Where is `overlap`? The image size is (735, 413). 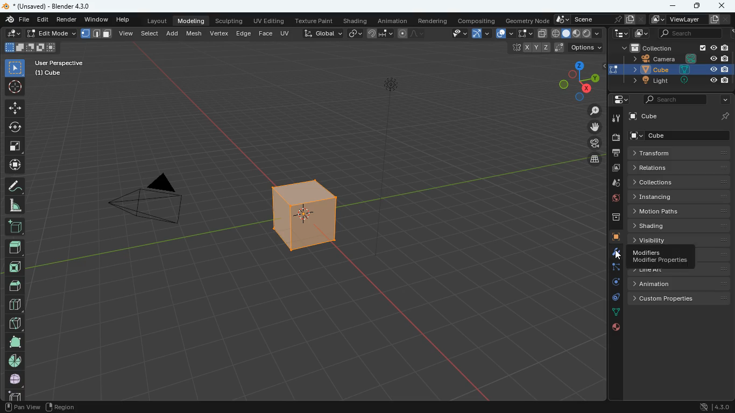
overlap is located at coordinates (500, 33).